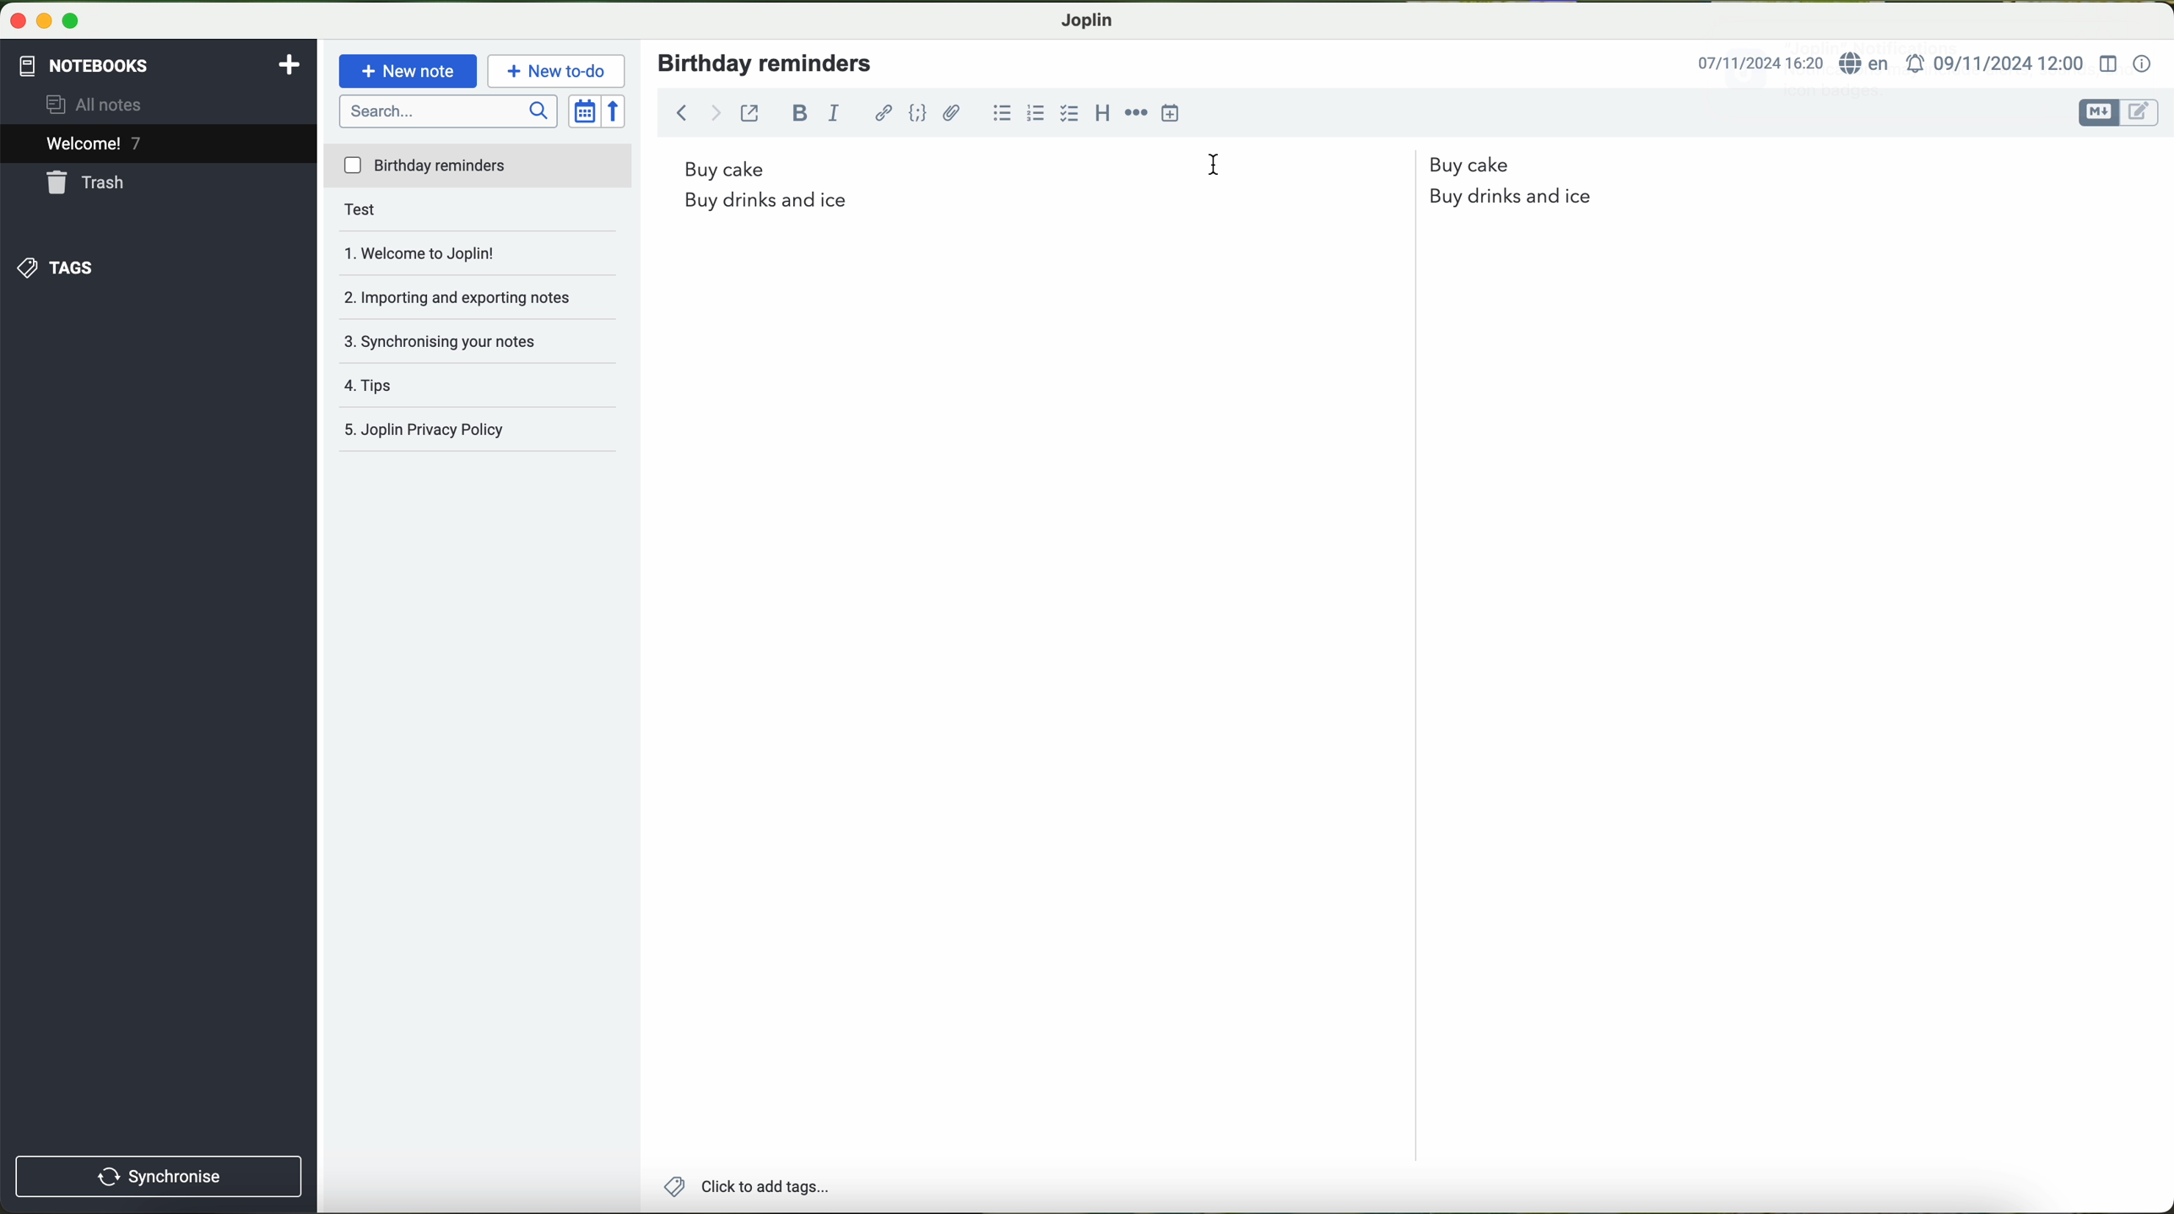  Describe the element at coordinates (156, 1174) in the screenshot. I see `synchronise button` at that location.